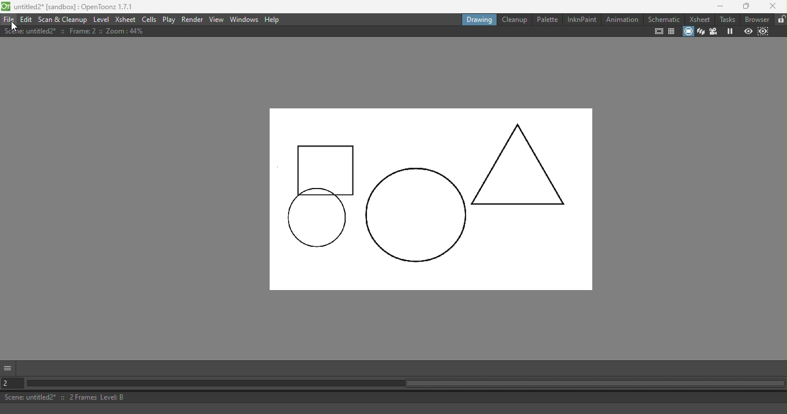 The height and width of the screenshot is (414, 787). What do you see at coordinates (10, 383) in the screenshot?
I see `Set the current frame` at bounding box center [10, 383].